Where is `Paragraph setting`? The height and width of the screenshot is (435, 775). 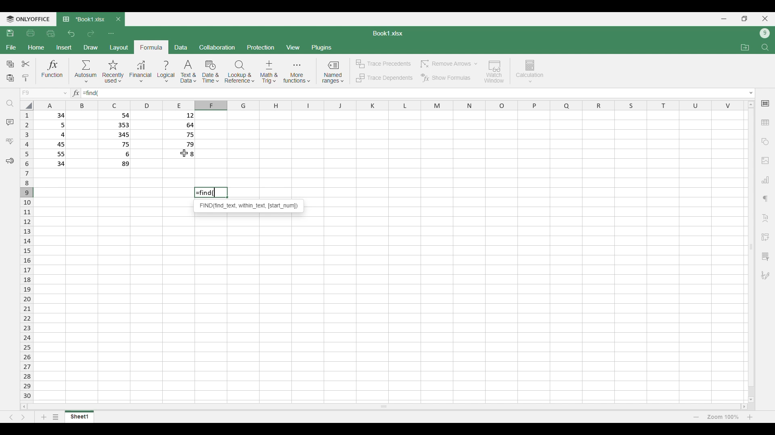
Paragraph setting is located at coordinates (766, 199).